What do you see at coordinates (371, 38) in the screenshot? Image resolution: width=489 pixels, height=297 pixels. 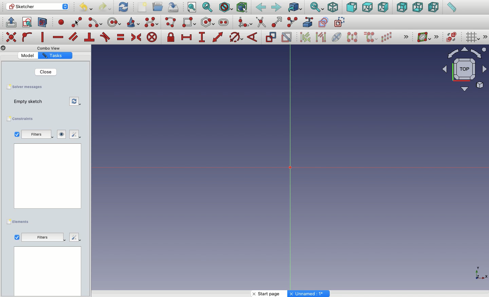 I see `Clone` at bounding box center [371, 38].